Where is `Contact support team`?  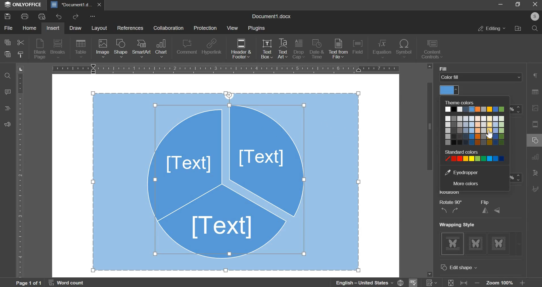 Contact support team is located at coordinates (8, 125).